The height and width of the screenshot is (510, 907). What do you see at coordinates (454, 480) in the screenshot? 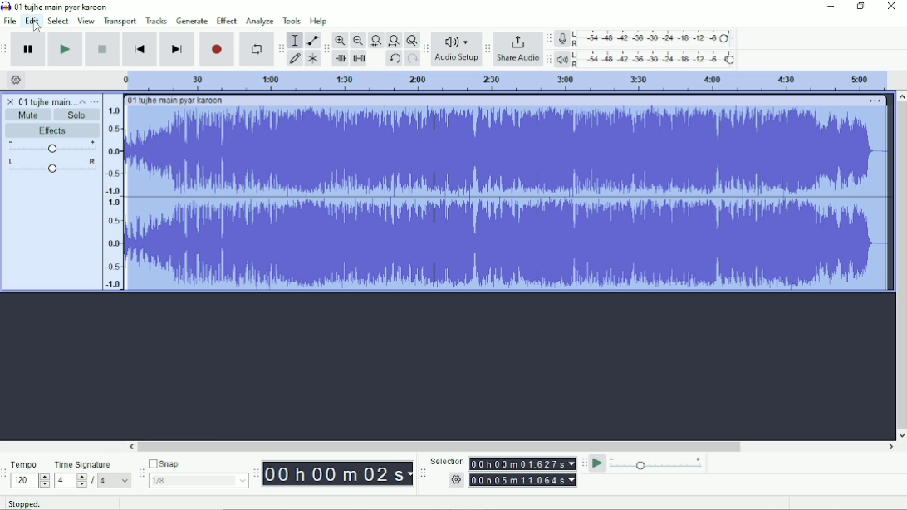
I see `` at bounding box center [454, 480].